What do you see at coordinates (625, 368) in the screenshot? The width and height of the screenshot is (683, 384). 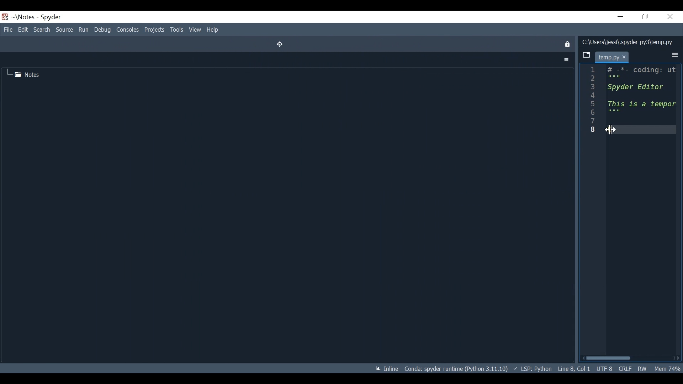 I see `CRLF` at bounding box center [625, 368].